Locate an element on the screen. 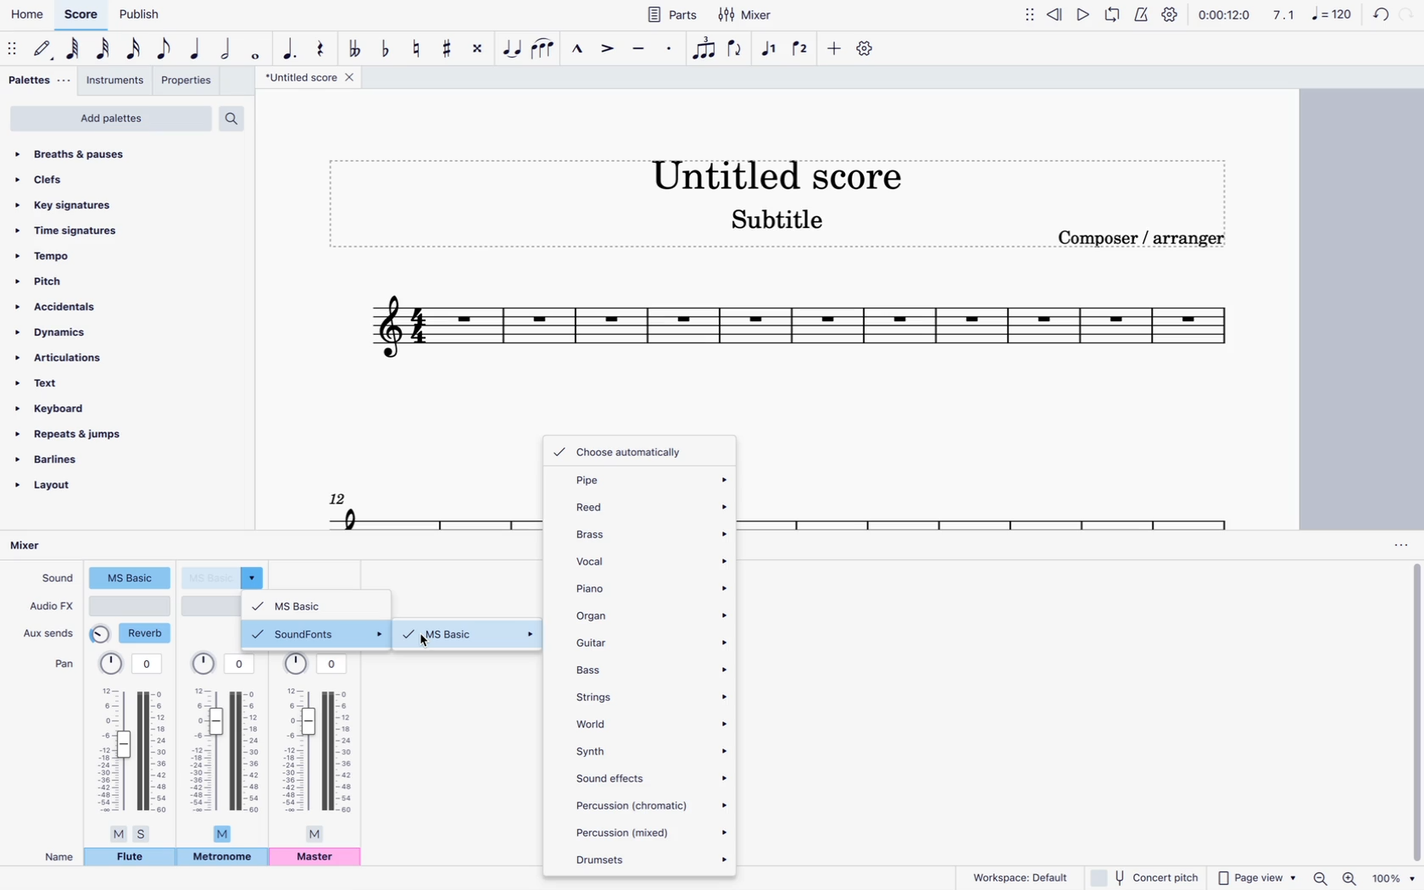  pipe is located at coordinates (648, 481).